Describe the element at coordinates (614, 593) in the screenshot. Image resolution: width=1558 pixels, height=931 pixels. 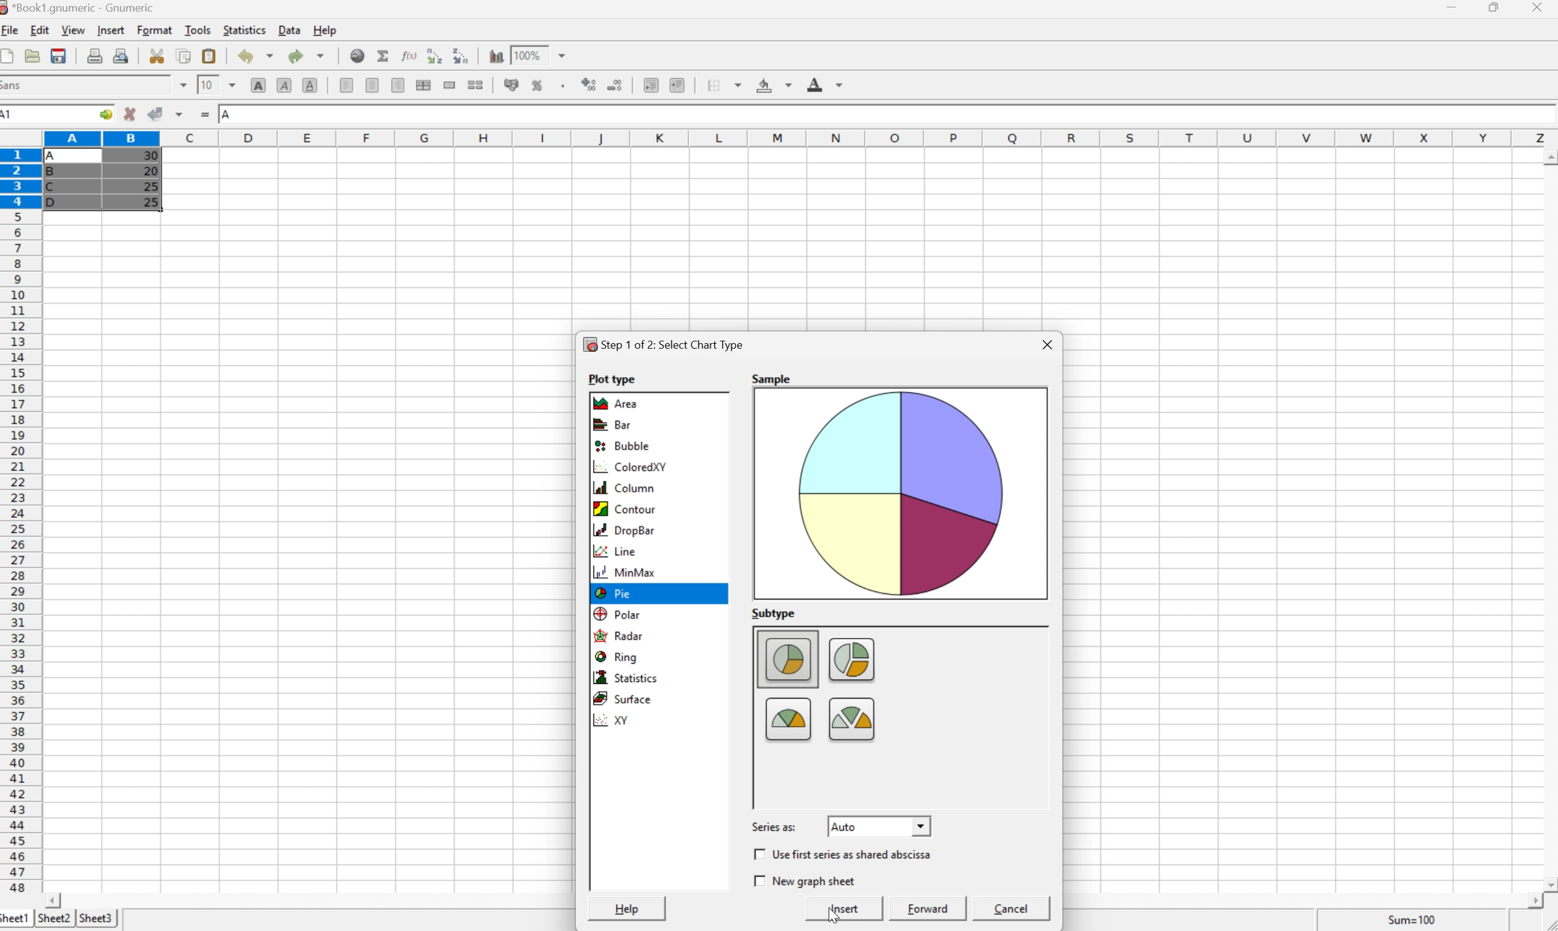
I see `Pie` at that location.